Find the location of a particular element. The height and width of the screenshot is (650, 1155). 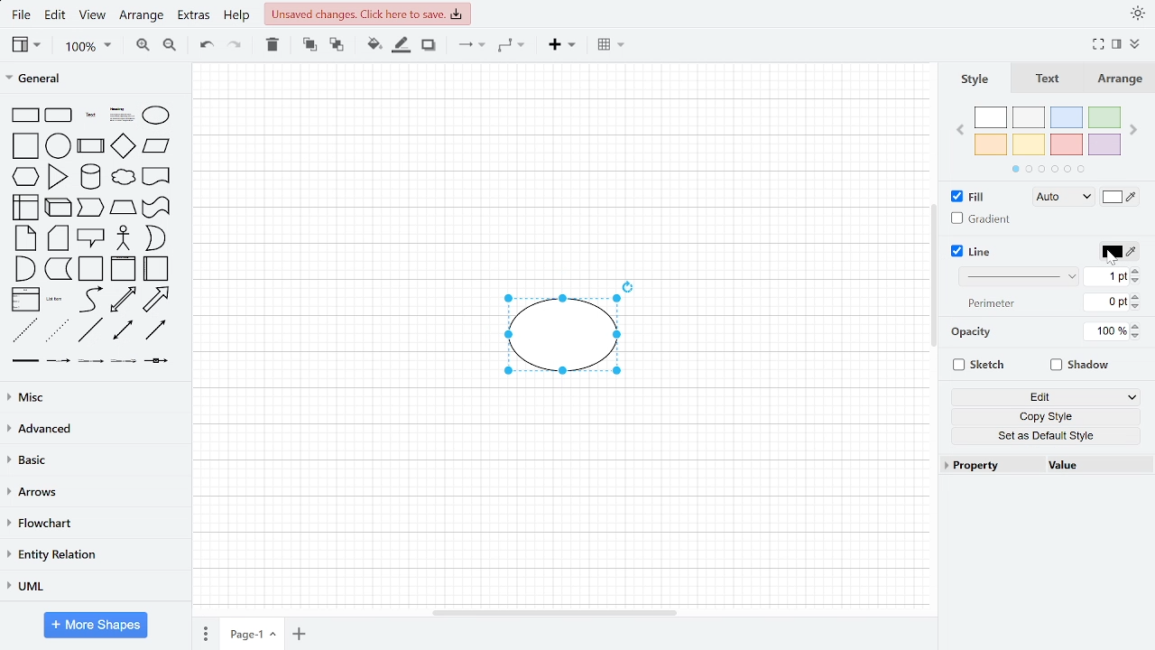

connector with symbol is located at coordinates (156, 363).